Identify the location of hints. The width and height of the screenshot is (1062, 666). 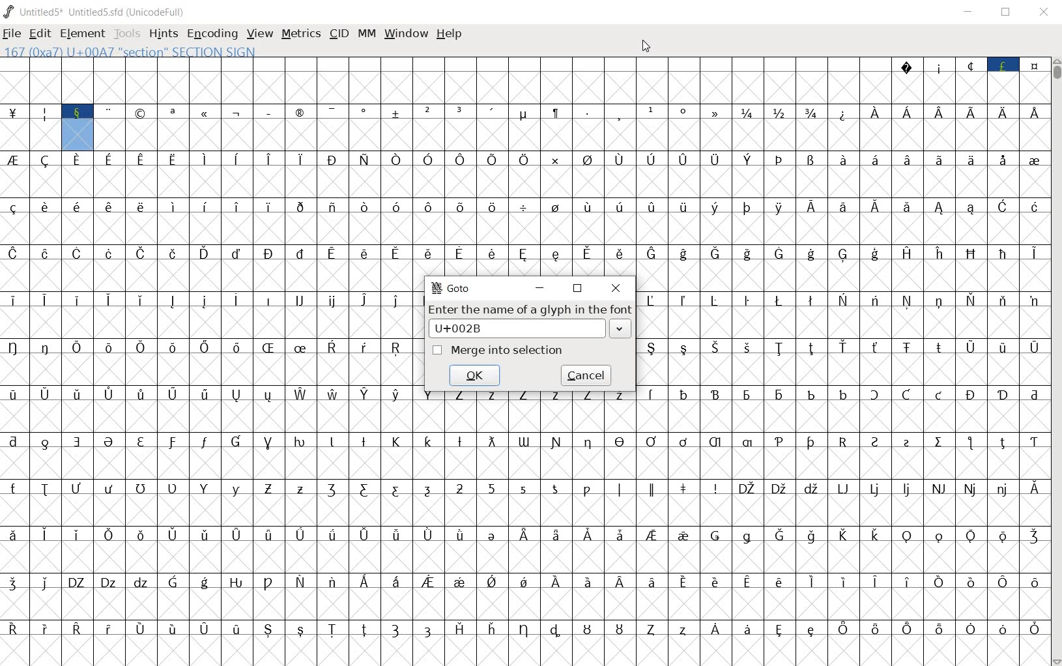
(163, 35).